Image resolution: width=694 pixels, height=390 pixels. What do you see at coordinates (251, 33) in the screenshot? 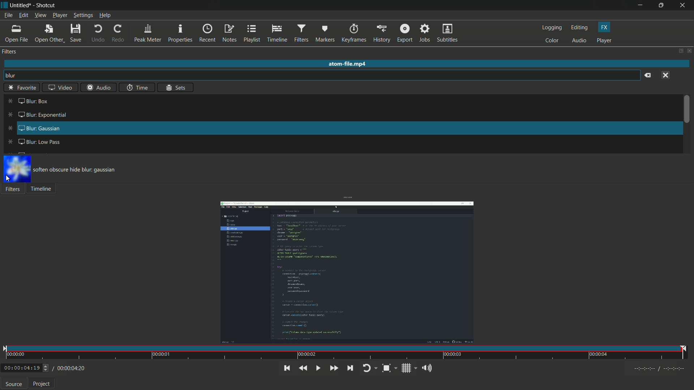
I see `playlist` at bounding box center [251, 33].